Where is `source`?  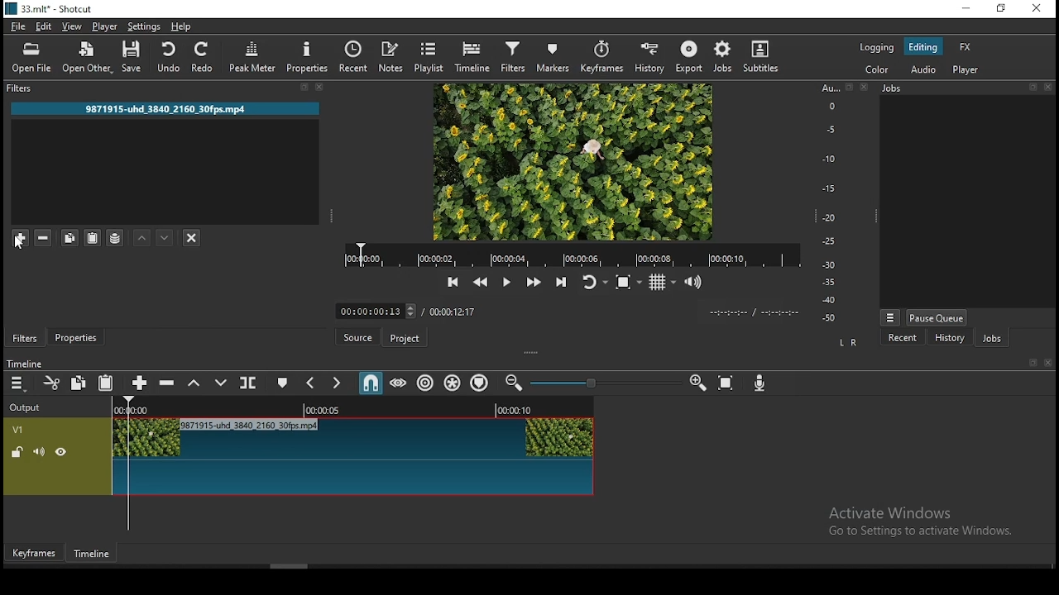 source is located at coordinates (363, 337).